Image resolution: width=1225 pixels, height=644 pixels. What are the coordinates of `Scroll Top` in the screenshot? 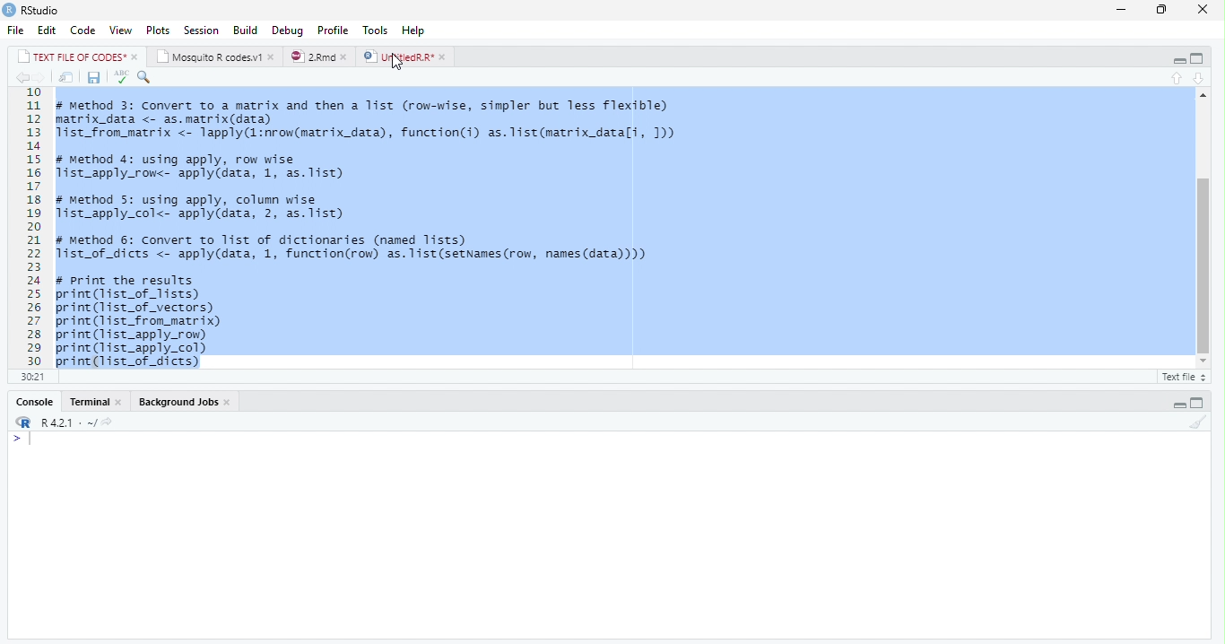 It's located at (1201, 95).